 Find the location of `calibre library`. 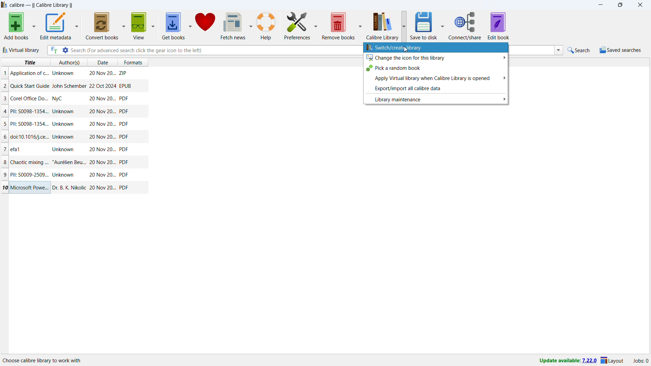

calibre library is located at coordinates (381, 27).